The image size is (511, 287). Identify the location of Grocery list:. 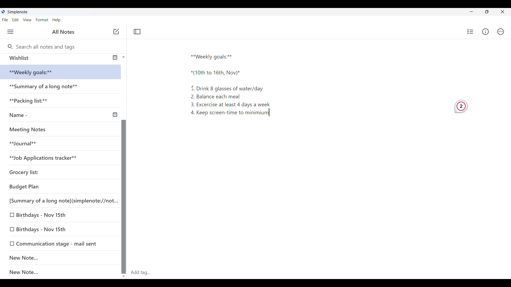
(32, 171).